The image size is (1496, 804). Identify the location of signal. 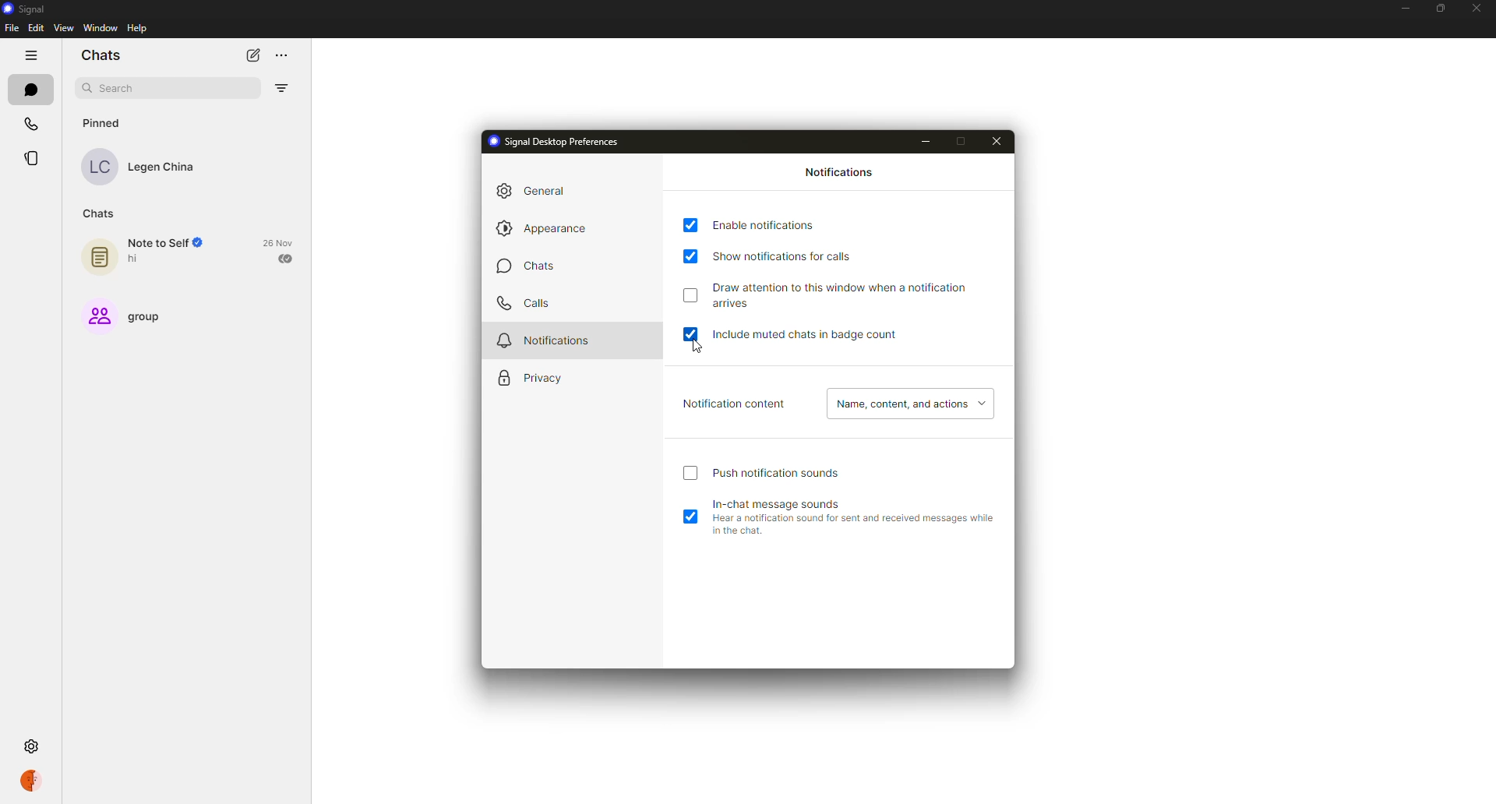
(21, 9).